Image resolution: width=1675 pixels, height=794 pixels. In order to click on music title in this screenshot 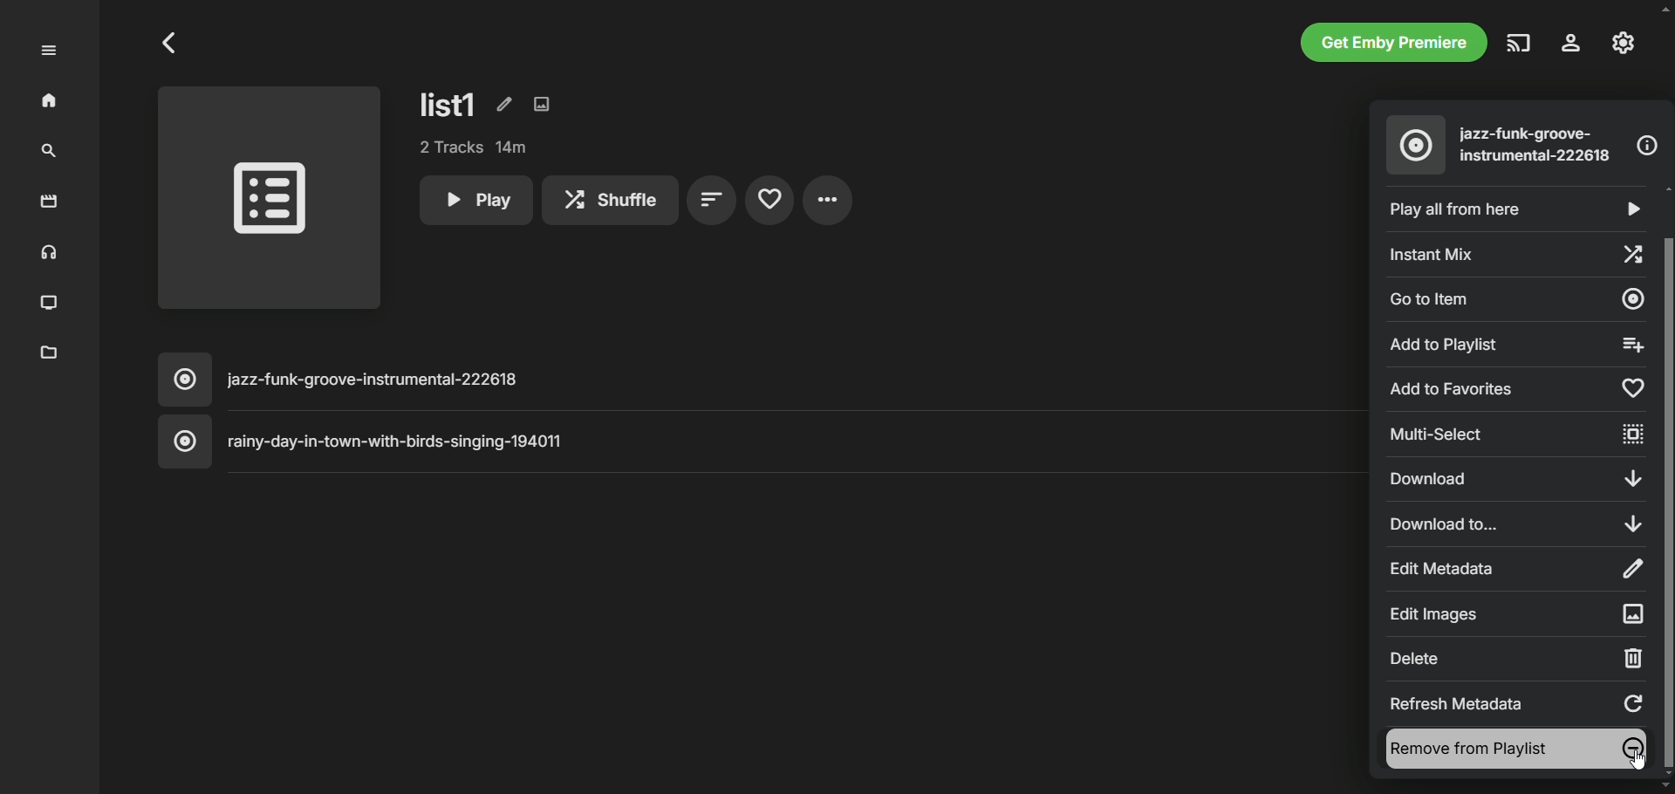, I will do `click(760, 441)`.